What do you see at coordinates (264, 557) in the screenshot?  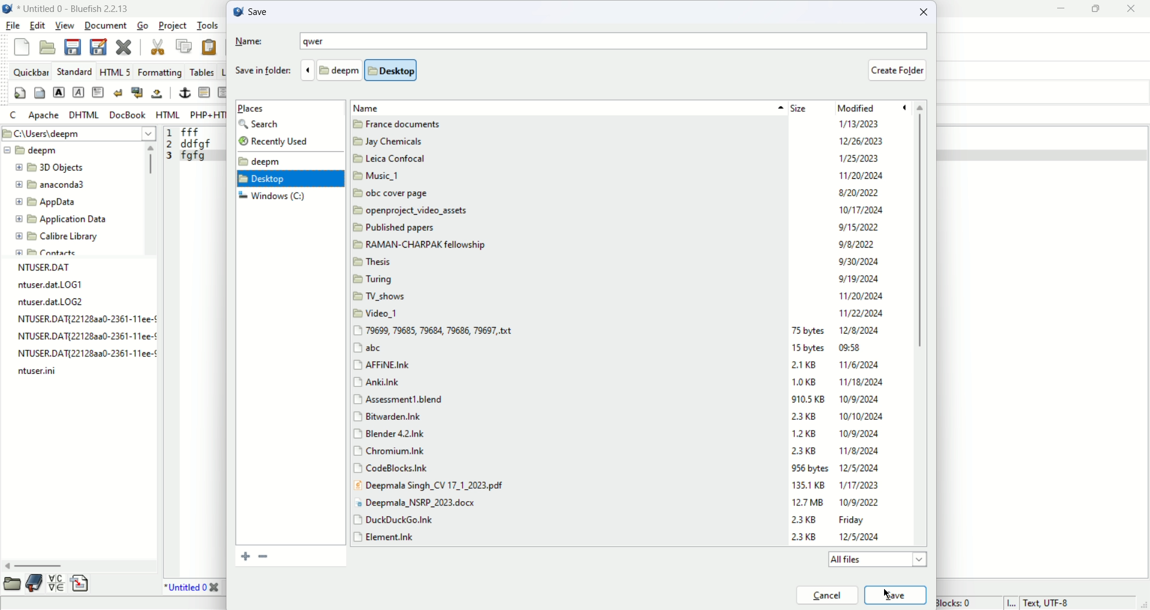 I see `bookmark` at bounding box center [264, 557].